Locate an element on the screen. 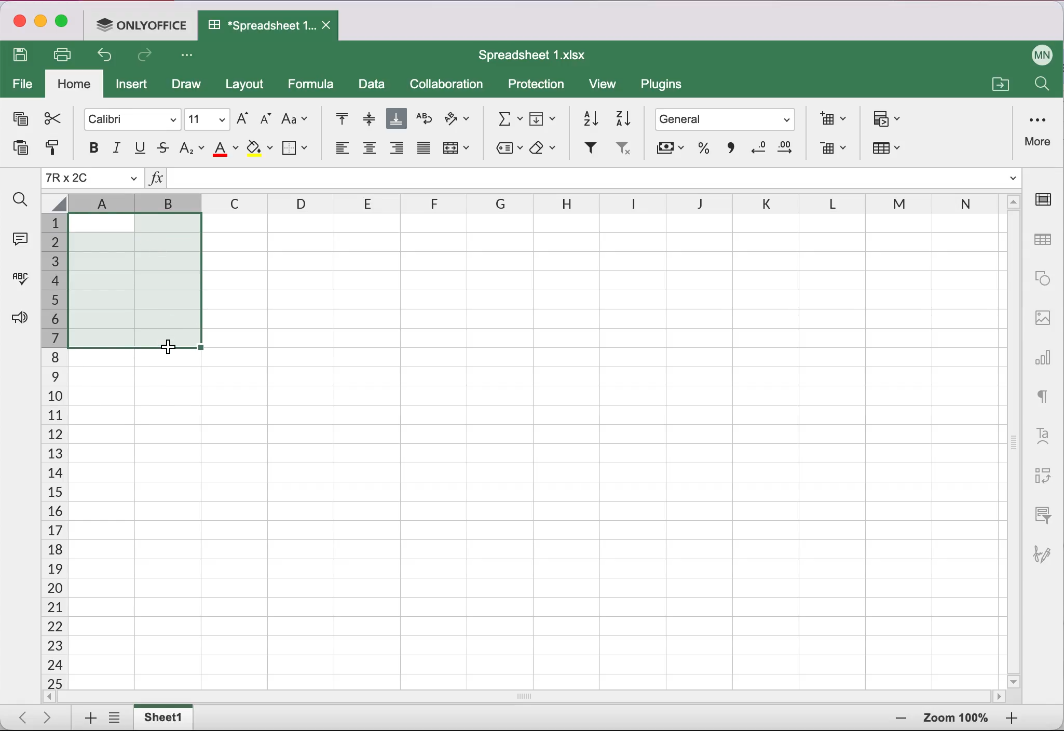 Image resolution: width=1064 pixels, height=731 pixels. image is located at coordinates (1043, 316).